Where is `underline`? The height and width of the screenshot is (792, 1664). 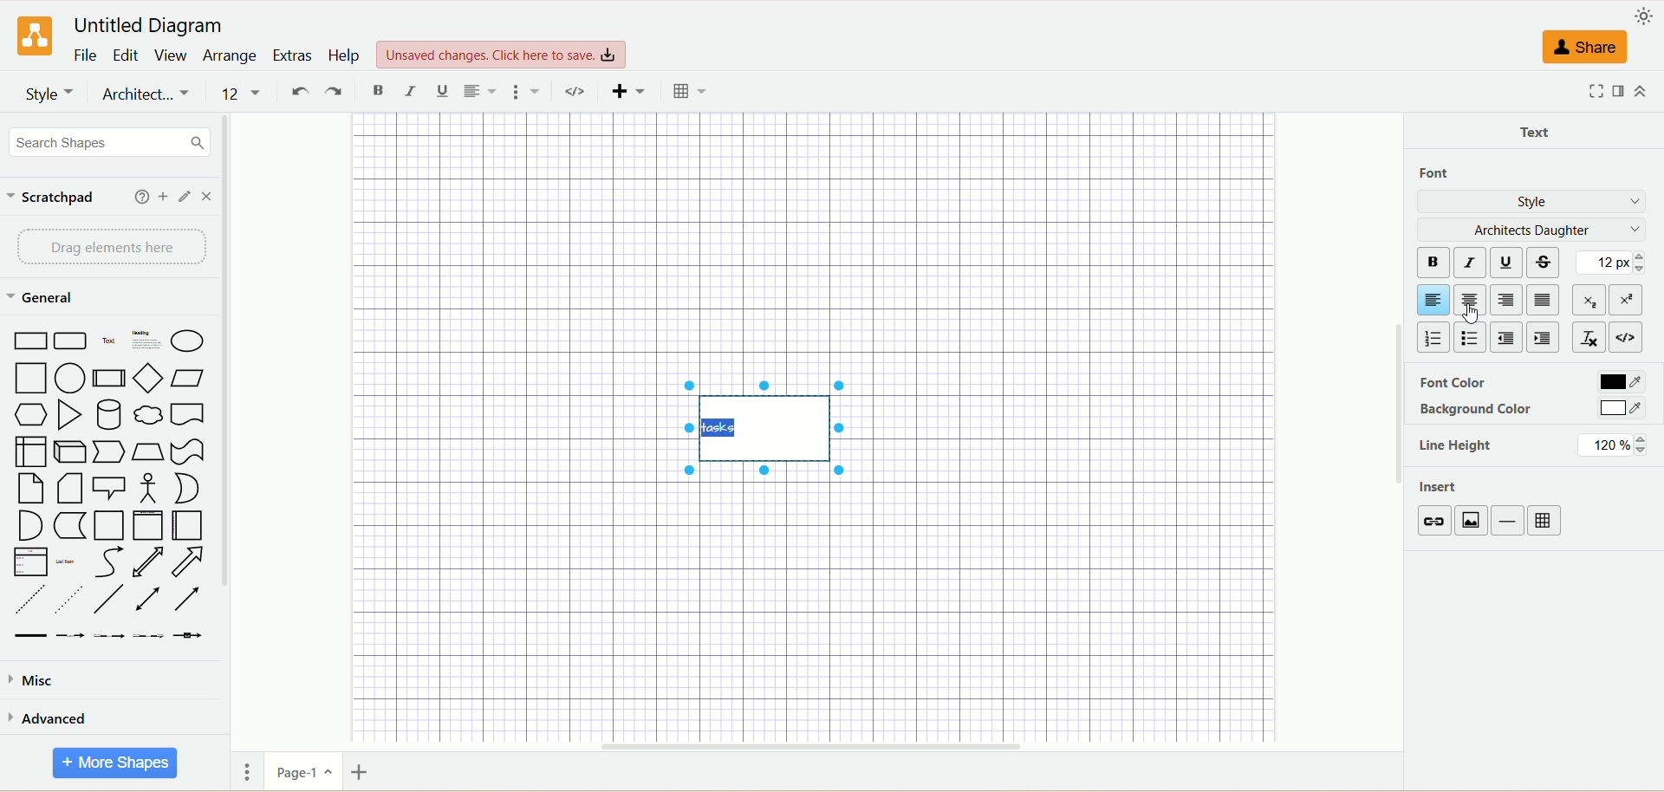
underline is located at coordinates (1511, 262).